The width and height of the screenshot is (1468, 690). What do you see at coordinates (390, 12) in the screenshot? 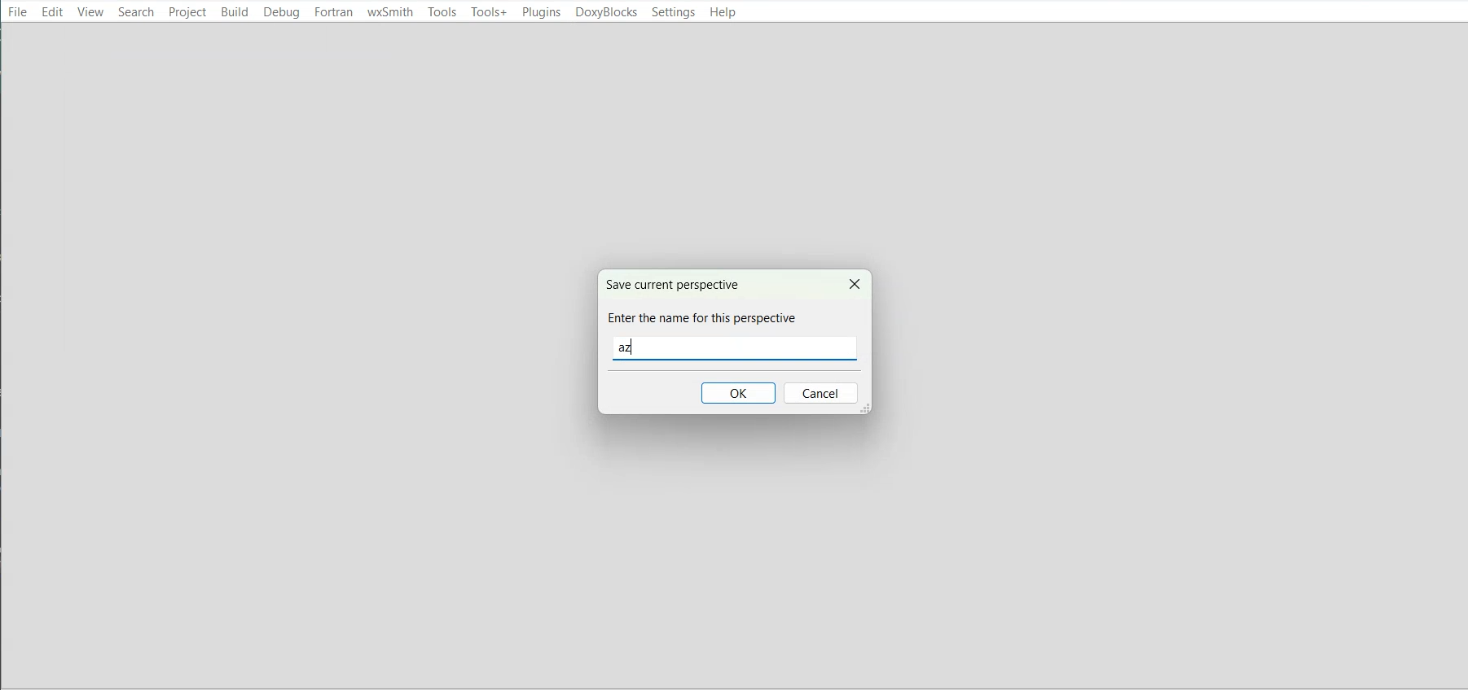
I see `wxSmith` at bounding box center [390, 12].